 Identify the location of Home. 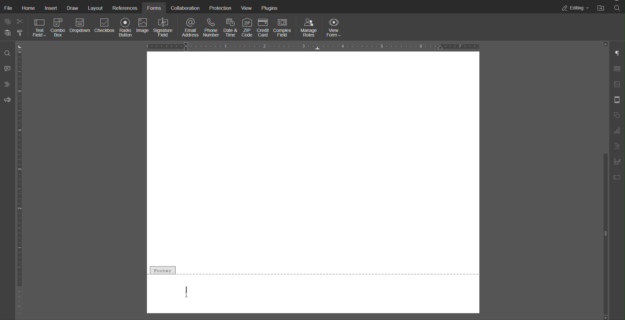
(29, 8).